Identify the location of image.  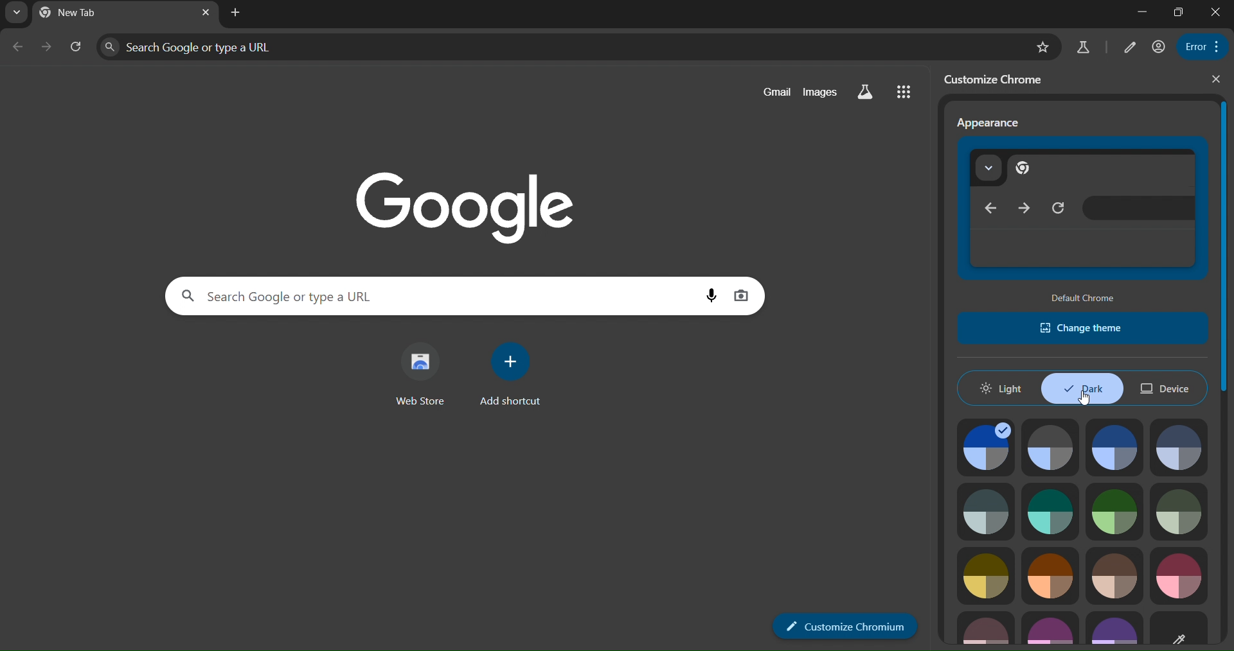
(492, 208).